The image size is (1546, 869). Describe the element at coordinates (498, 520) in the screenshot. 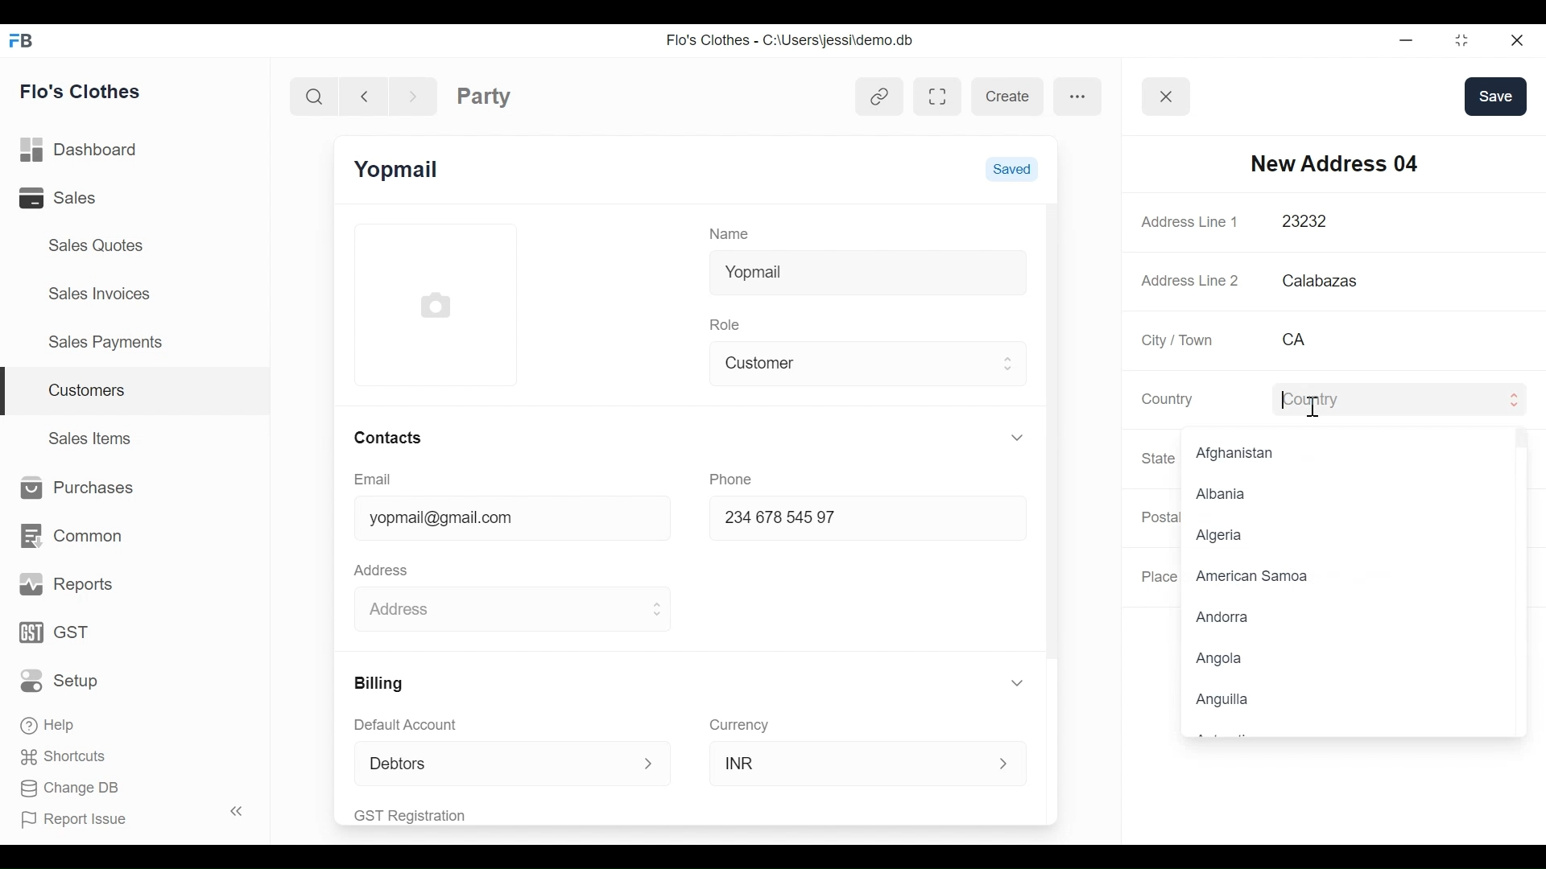

I see `yopmail@gmail.com` at that location.